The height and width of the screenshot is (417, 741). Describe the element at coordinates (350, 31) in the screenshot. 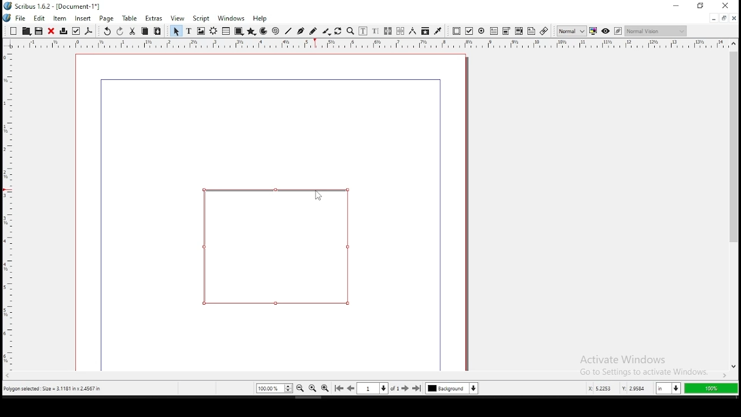

I see `zoom in or out` at that location.